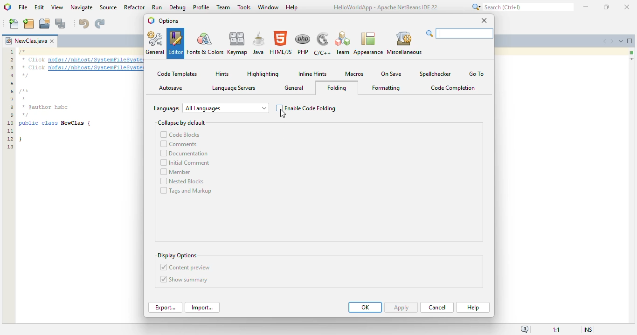 The width and height of the screenshot is (637, 335). I want to click on text, so click(81, 74).